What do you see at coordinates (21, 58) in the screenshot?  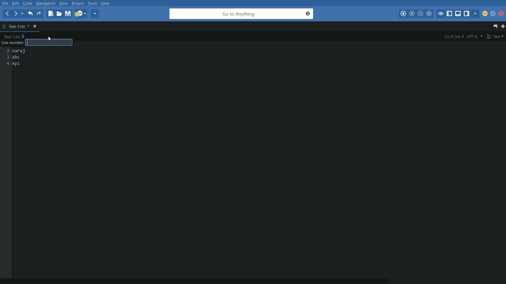 I see `suraj abc xyz` at bounding box center [21, 58].